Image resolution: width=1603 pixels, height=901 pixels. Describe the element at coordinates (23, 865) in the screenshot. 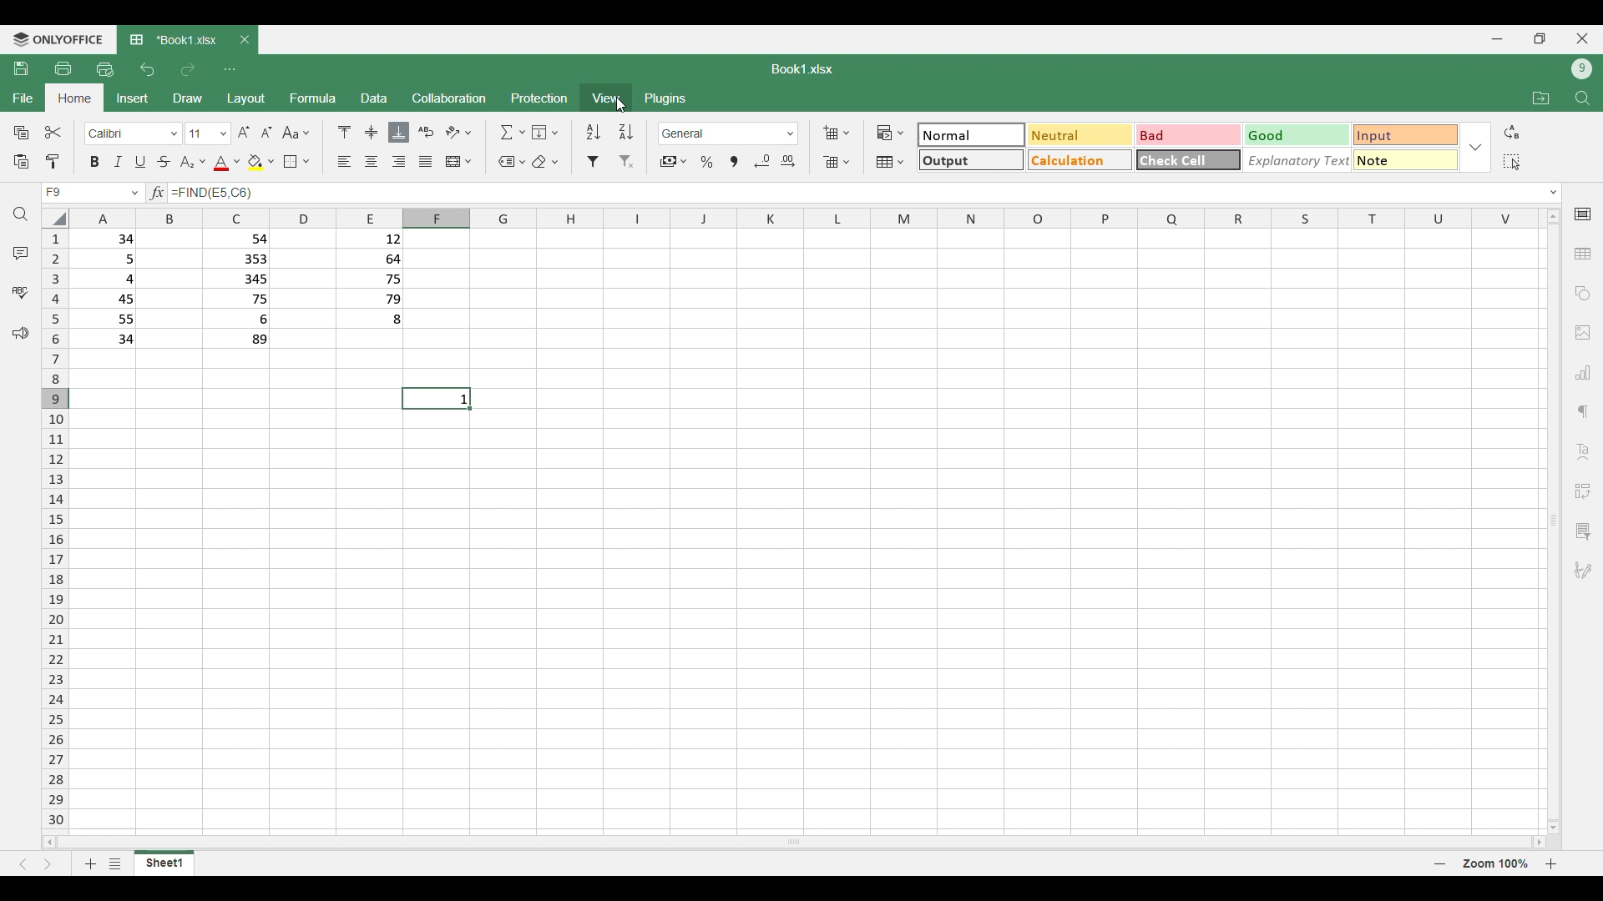

I see `Previous` at that location.